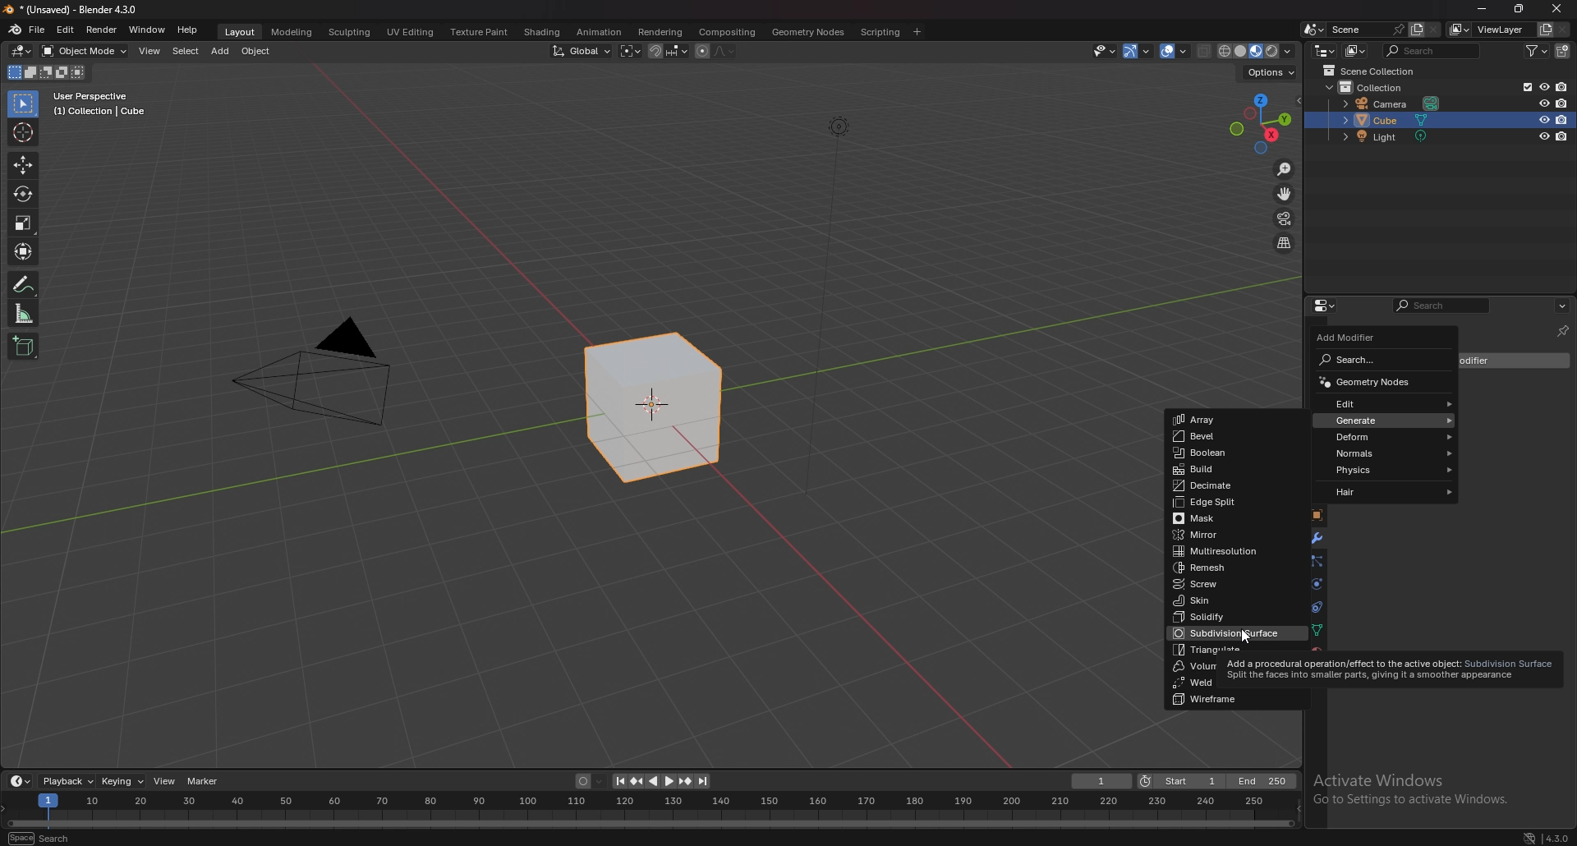  I want to click on proportional editing fall off, so click(724, 52).